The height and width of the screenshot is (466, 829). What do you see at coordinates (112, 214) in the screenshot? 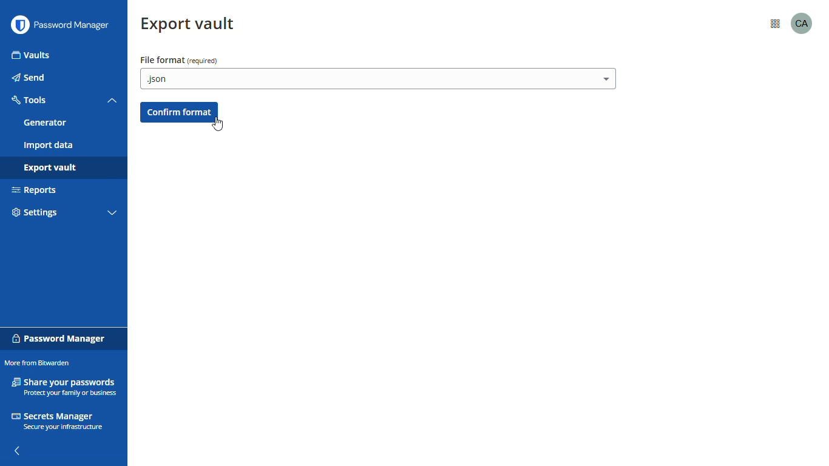
I see `toggle collapse` at bounding box center [112, 214].